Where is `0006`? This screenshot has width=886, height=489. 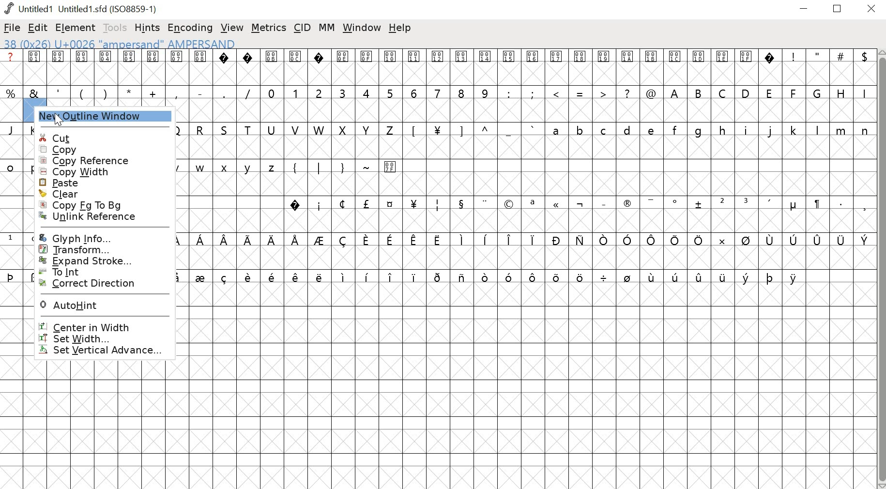 0006 is located at coordinates (153, 67).